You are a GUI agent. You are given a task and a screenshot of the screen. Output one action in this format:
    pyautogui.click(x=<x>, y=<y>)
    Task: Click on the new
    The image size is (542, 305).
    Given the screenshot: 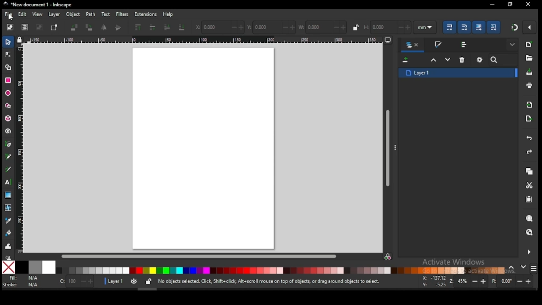 What is the action you would take?
    pyautogui.click(x=528, y=44)
    